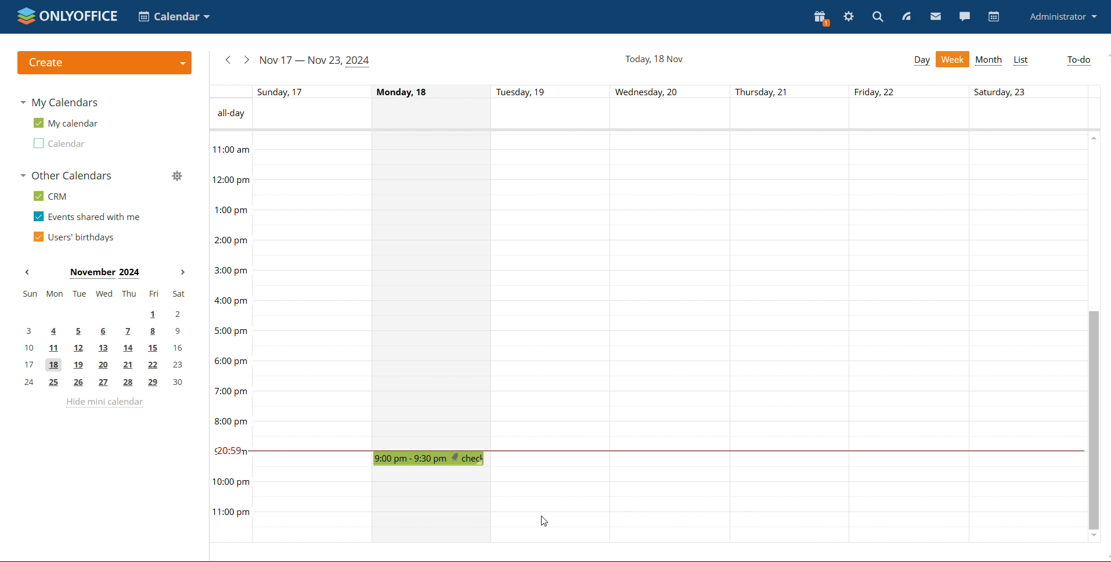 Image resolution: width=1111 pixels, height=562 pixels. What do you see at coordinates (655, 59) in the screenshot?
I see `current date` at bounding box center [655, 59].